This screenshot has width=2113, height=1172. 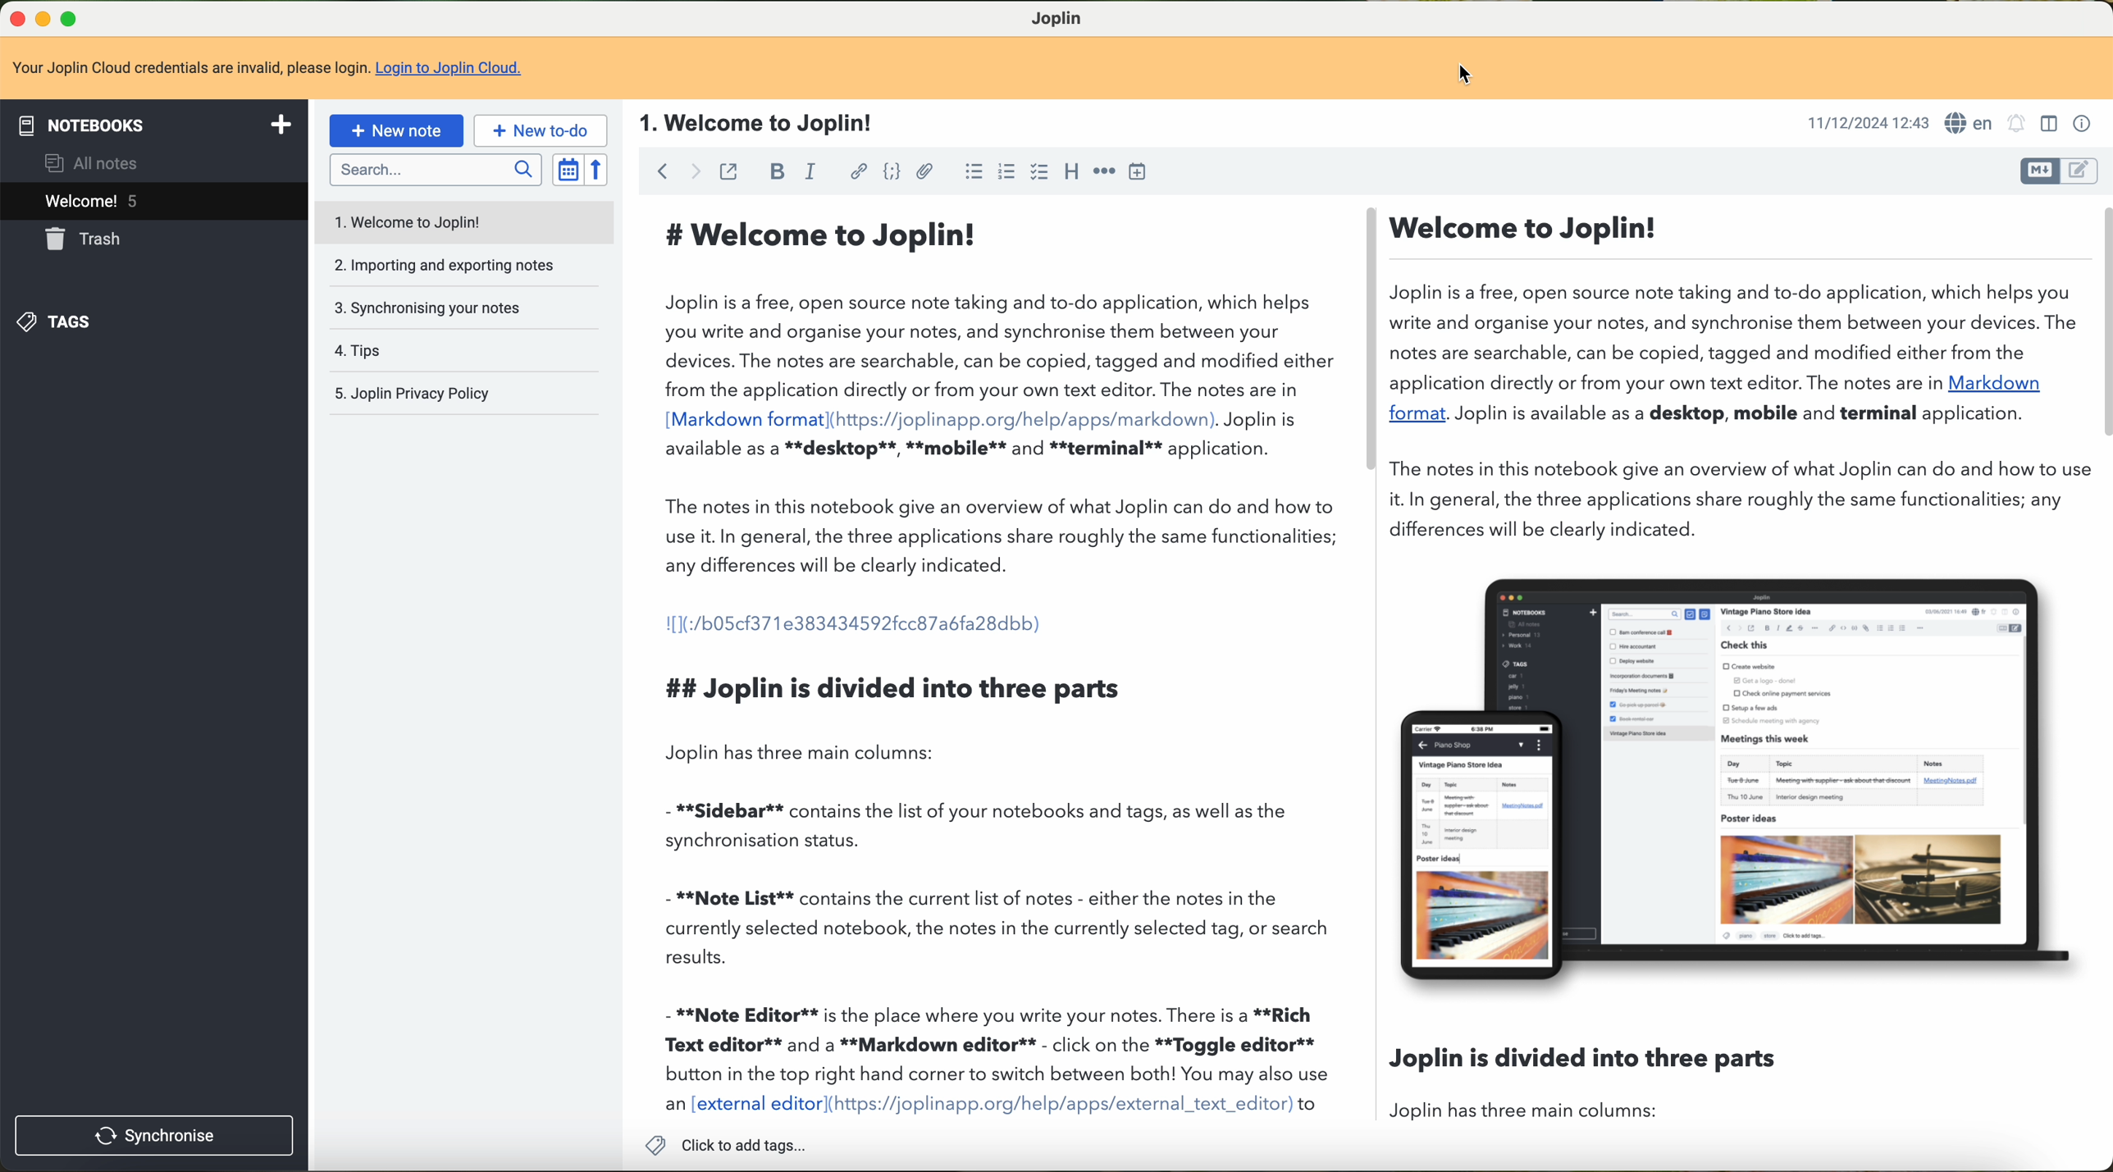 I want to click on hyperlink, so click(x=860, y=171).